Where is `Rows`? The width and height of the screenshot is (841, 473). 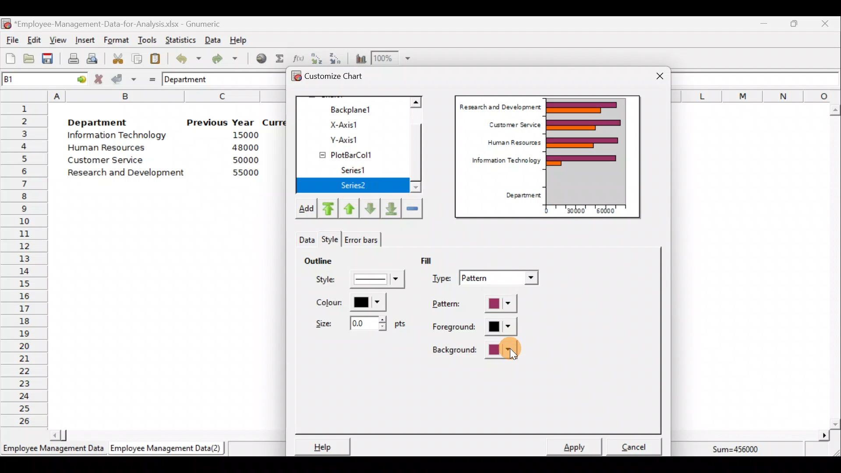
Rows is located at coordinates (25, 263).